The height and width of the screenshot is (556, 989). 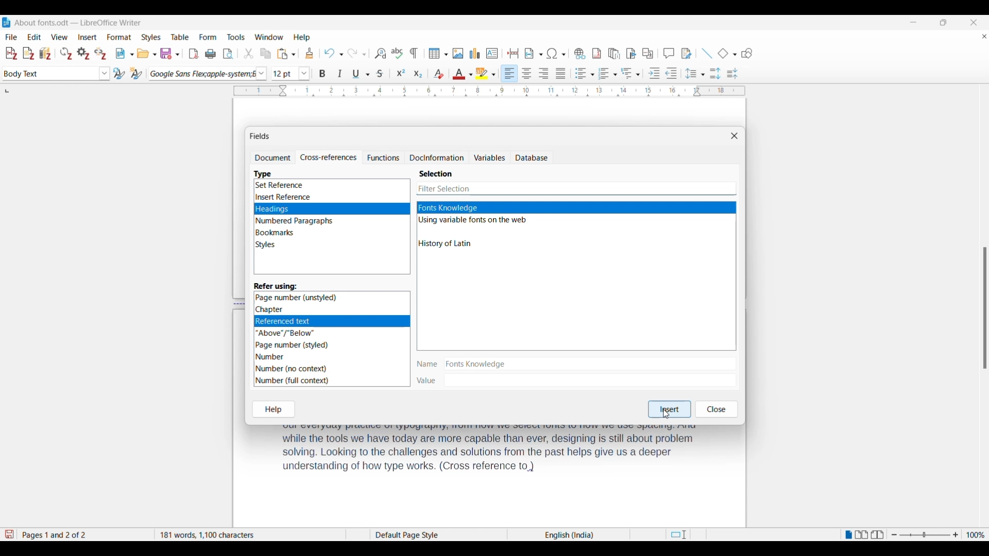 What do you see at coordinates (281, 186) in the screenshot?
I see `Set Reference` at bounding box center [281, 186].